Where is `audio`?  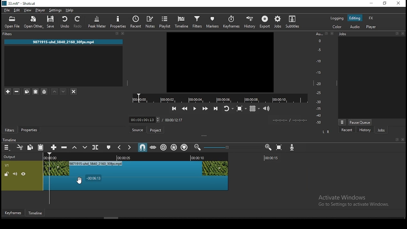
audio is located at coordinates (355, 27).